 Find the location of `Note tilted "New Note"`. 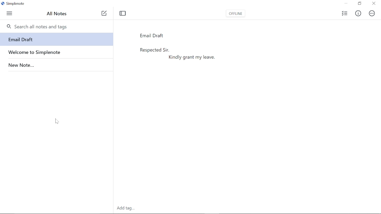

Note tilted "New Note" is located at coordinates (56, 64).